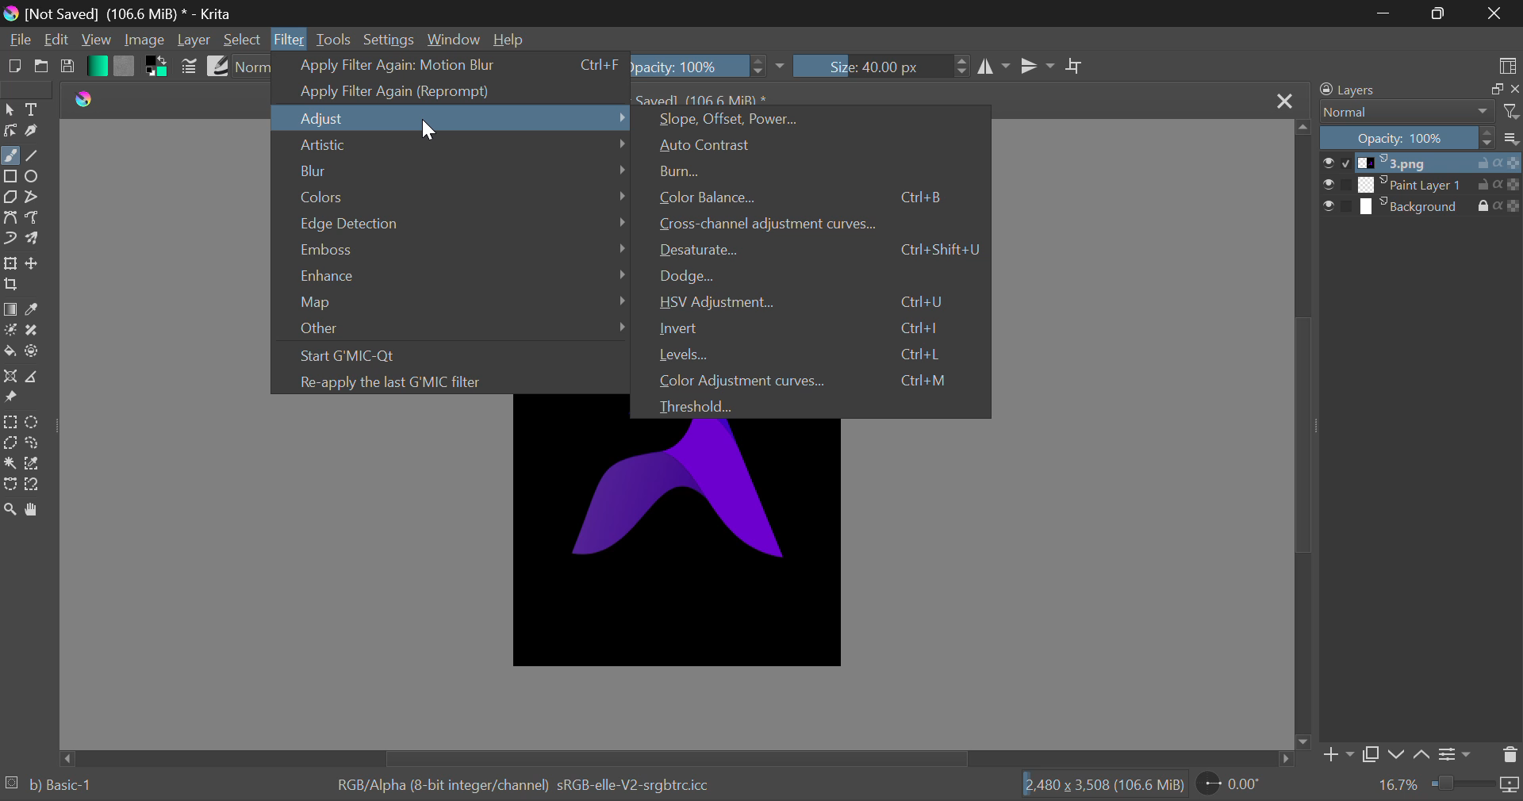 The image size is (1523, 801). What do you see at coordinates (35, 485) in the screenshot?
I see `Magnetic Selection` at bounding box center [35, 485].